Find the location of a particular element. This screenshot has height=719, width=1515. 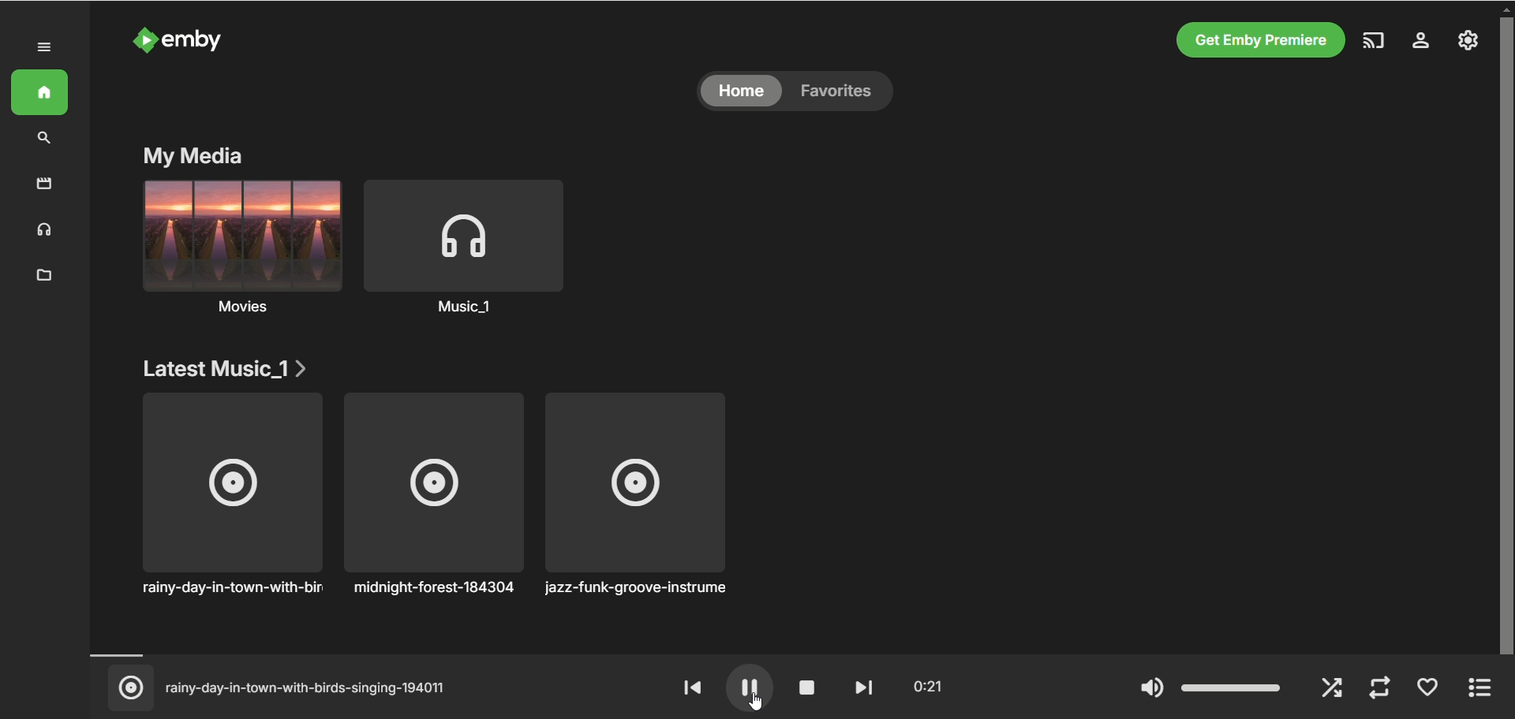

latest music is located at coordinates (228, 369).